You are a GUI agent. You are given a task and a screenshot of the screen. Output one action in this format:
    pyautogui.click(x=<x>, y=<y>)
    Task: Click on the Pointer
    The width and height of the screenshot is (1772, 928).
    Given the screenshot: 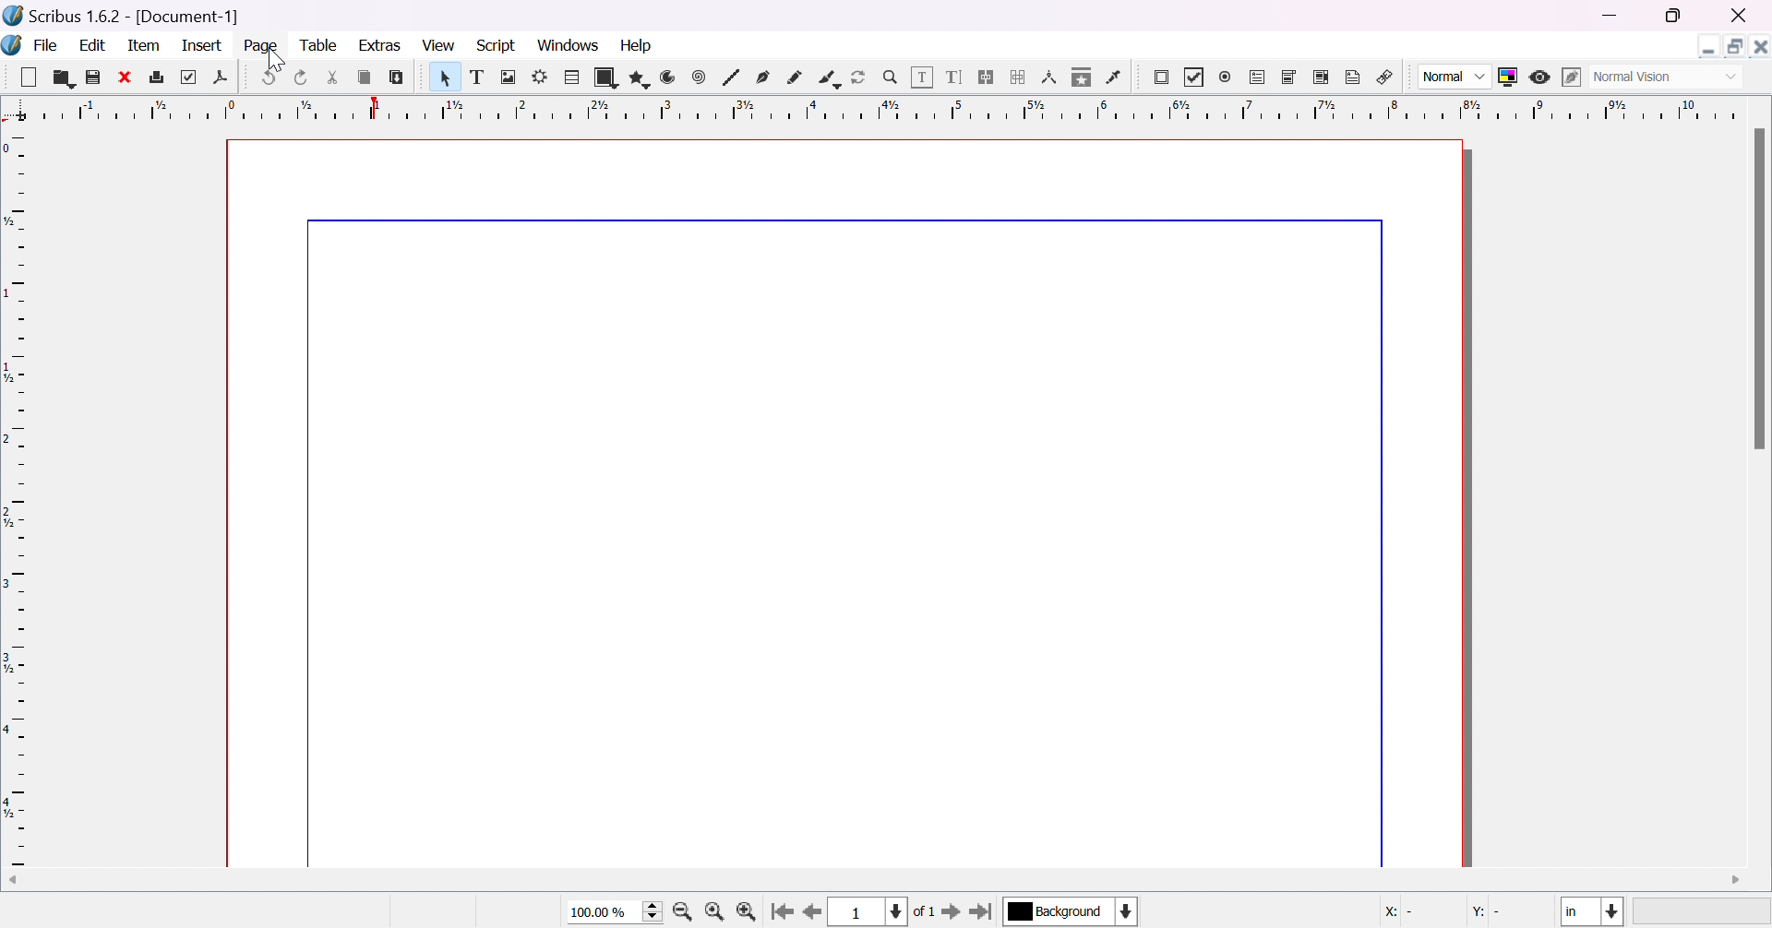 What is the action you would take?
    pyautogui.click(x=439, y=77)
    